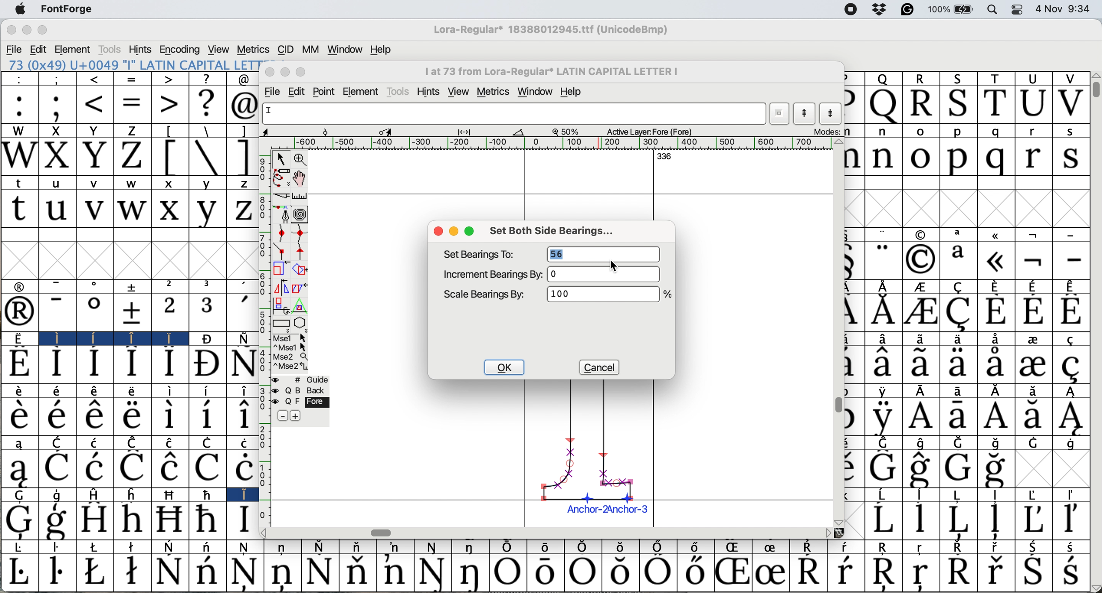  What do you see at coordinates (59, 548) in the screenshot?
I see `Symbol` at bounding box center [59, 548].